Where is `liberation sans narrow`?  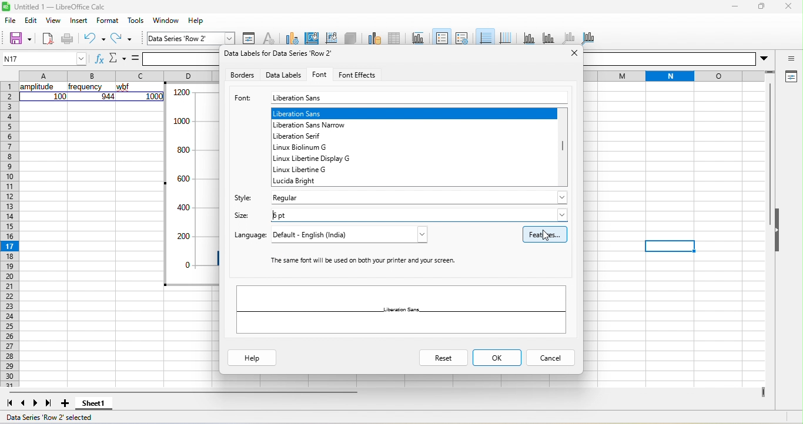 liberation sans narrow is located at coordinates (316, 124).